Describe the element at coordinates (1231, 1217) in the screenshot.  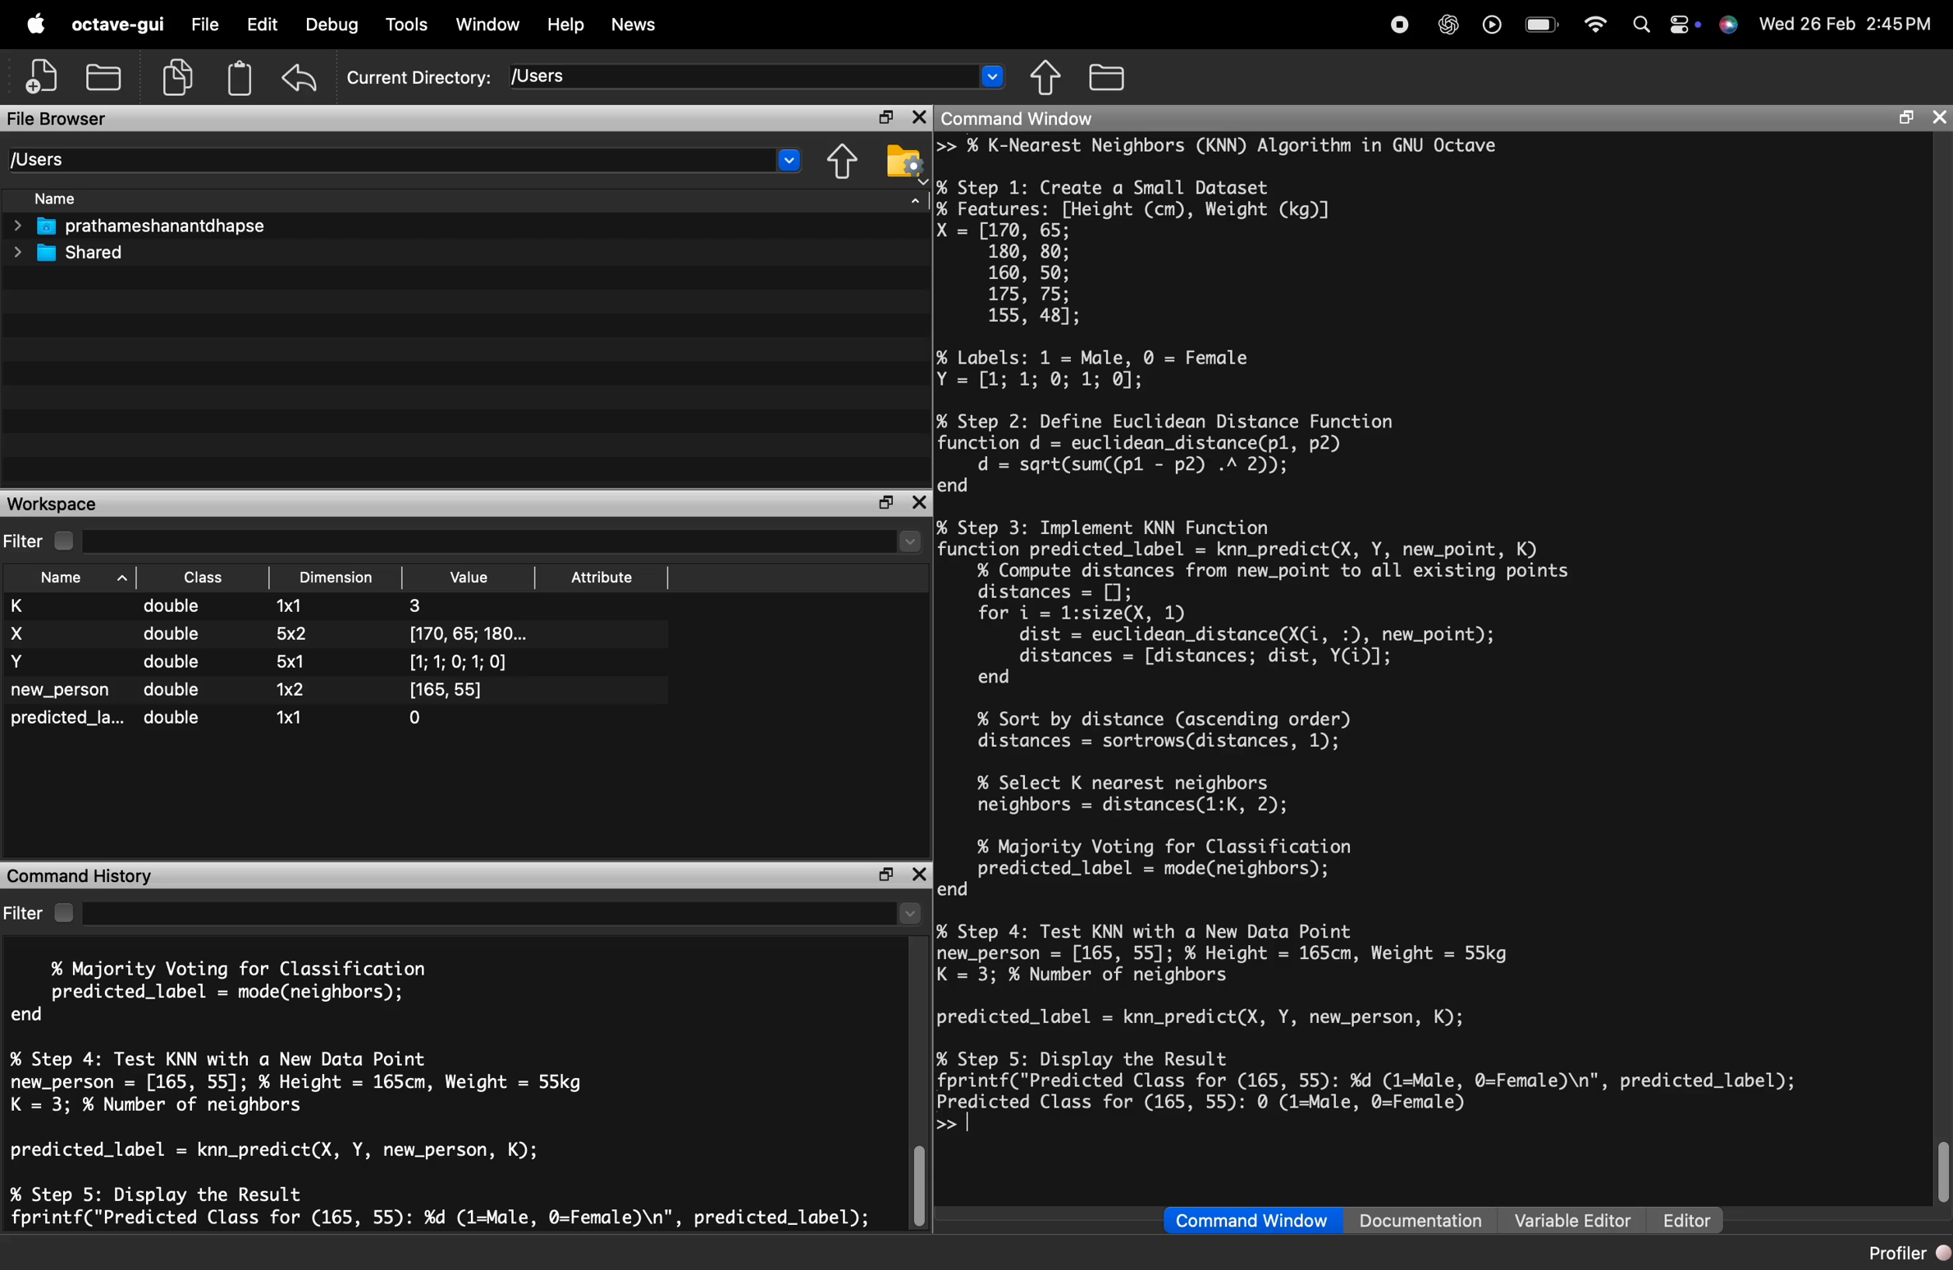
I see `Command Window` at that location.